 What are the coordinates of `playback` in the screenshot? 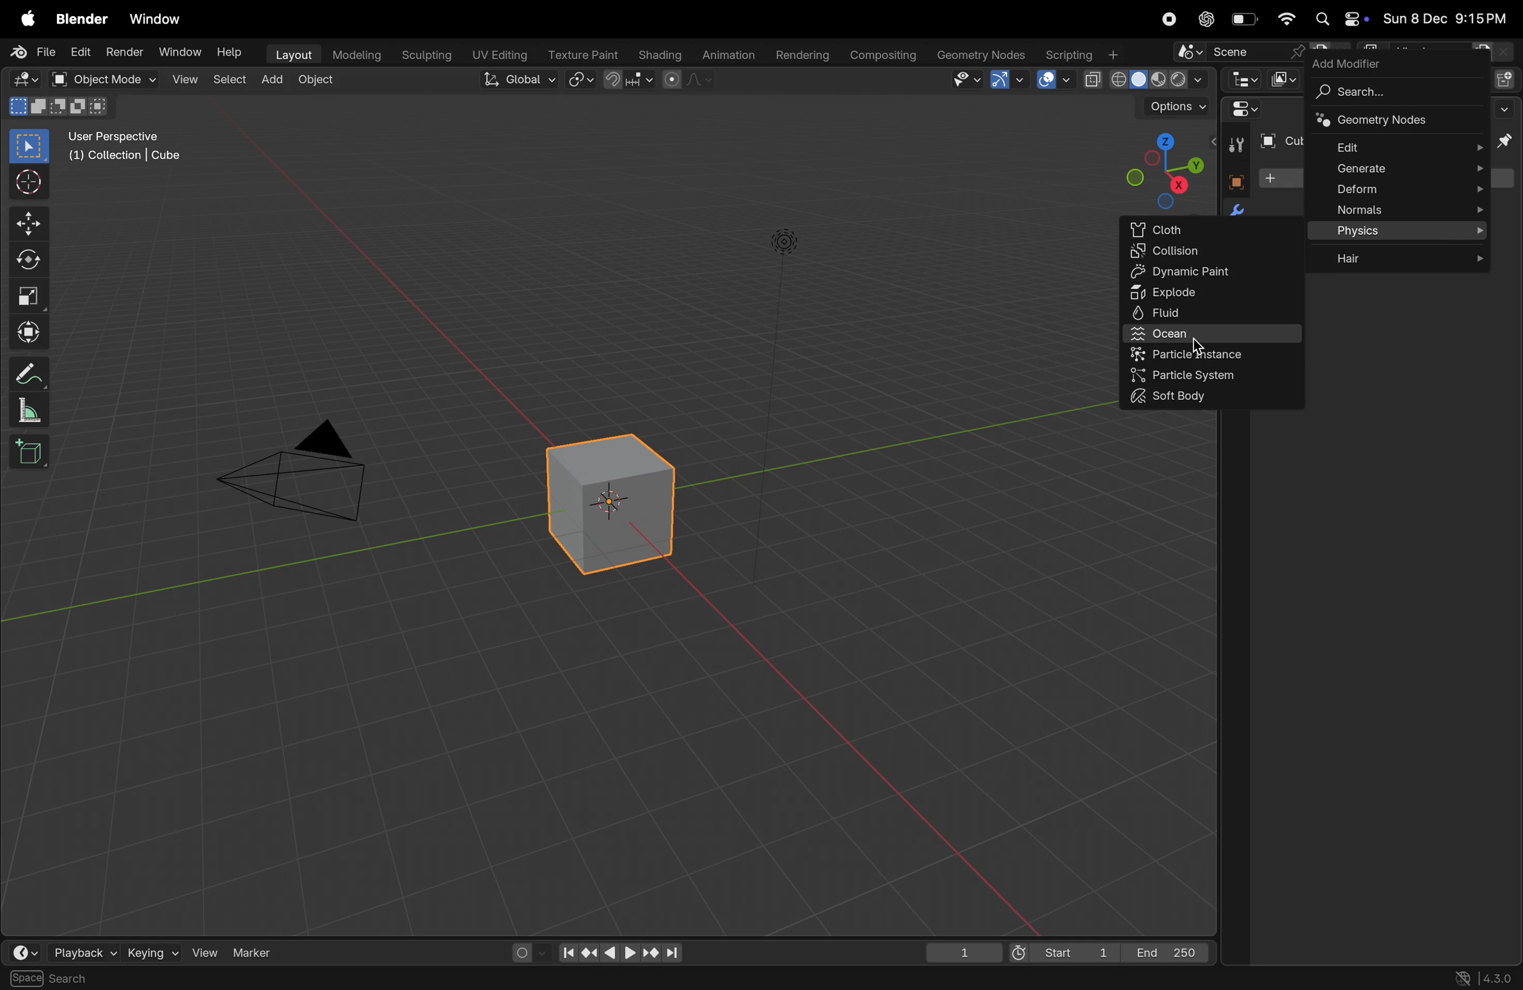 It's located at (83, 952).